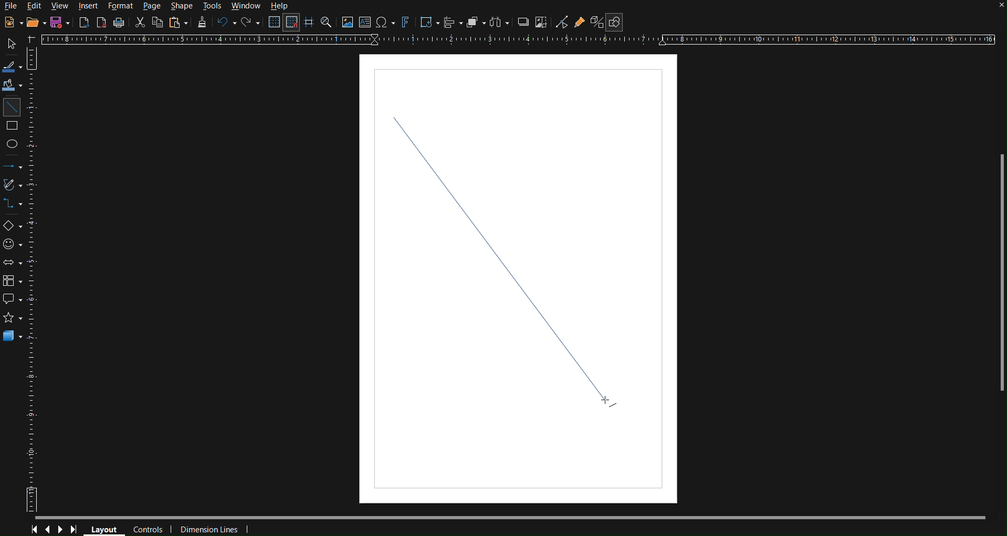 Image resolution: width=1007 pixels, height=536 pixels. What do you see at coordinates (210, 529) in the screenshot?
I see `Dimension Lines` at bounding box center [210, 529].